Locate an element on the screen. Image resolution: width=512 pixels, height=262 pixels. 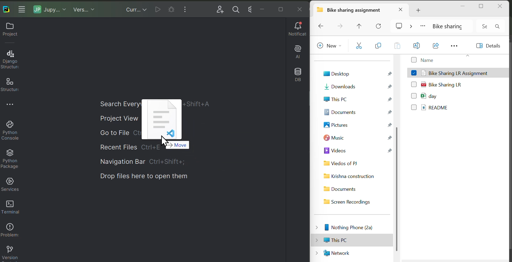
Paycharm is located at coordinates (7, 9).